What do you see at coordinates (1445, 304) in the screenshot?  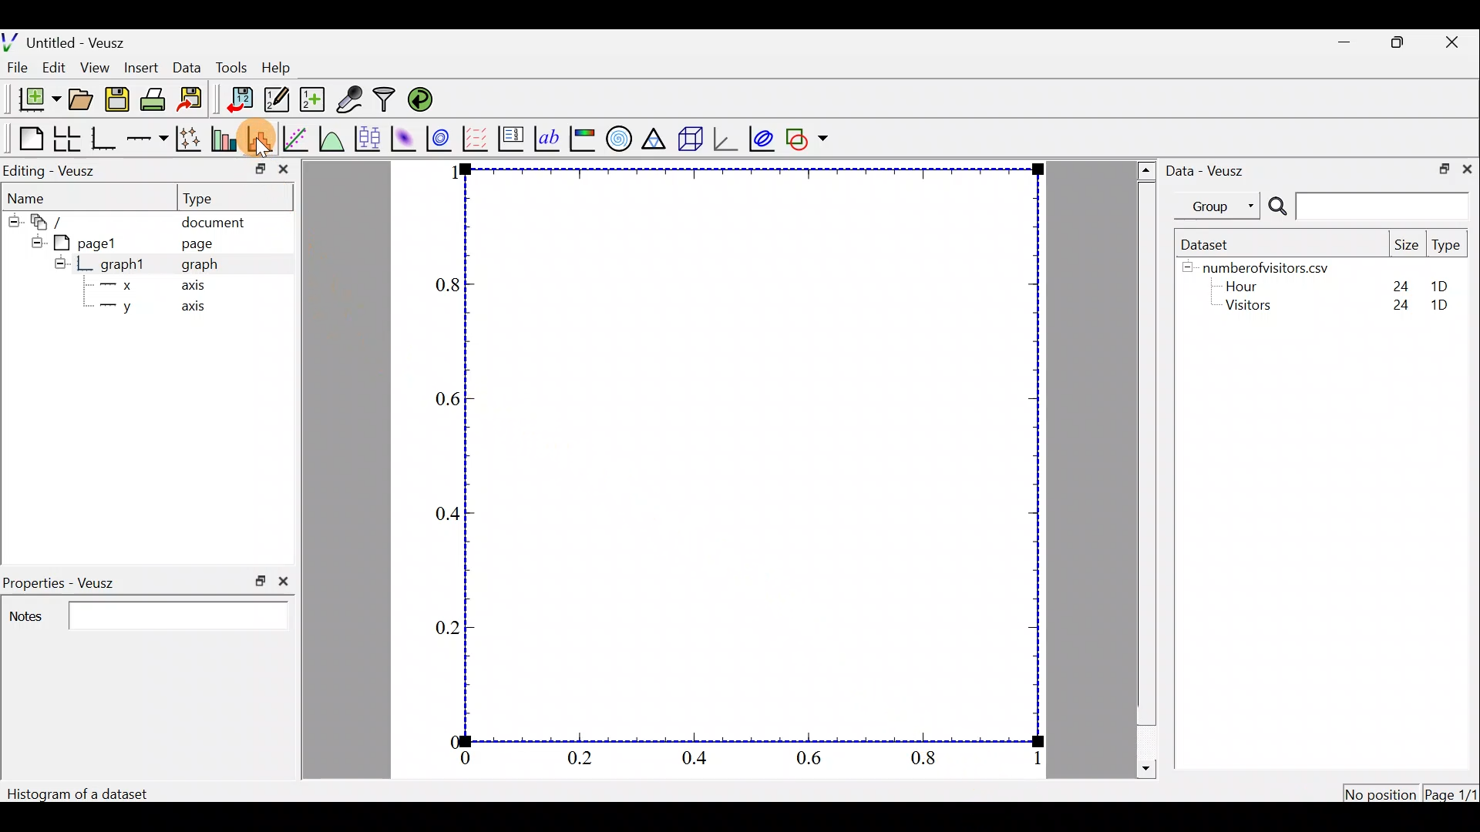 I see `1D` at bounding box center [1445, 304].